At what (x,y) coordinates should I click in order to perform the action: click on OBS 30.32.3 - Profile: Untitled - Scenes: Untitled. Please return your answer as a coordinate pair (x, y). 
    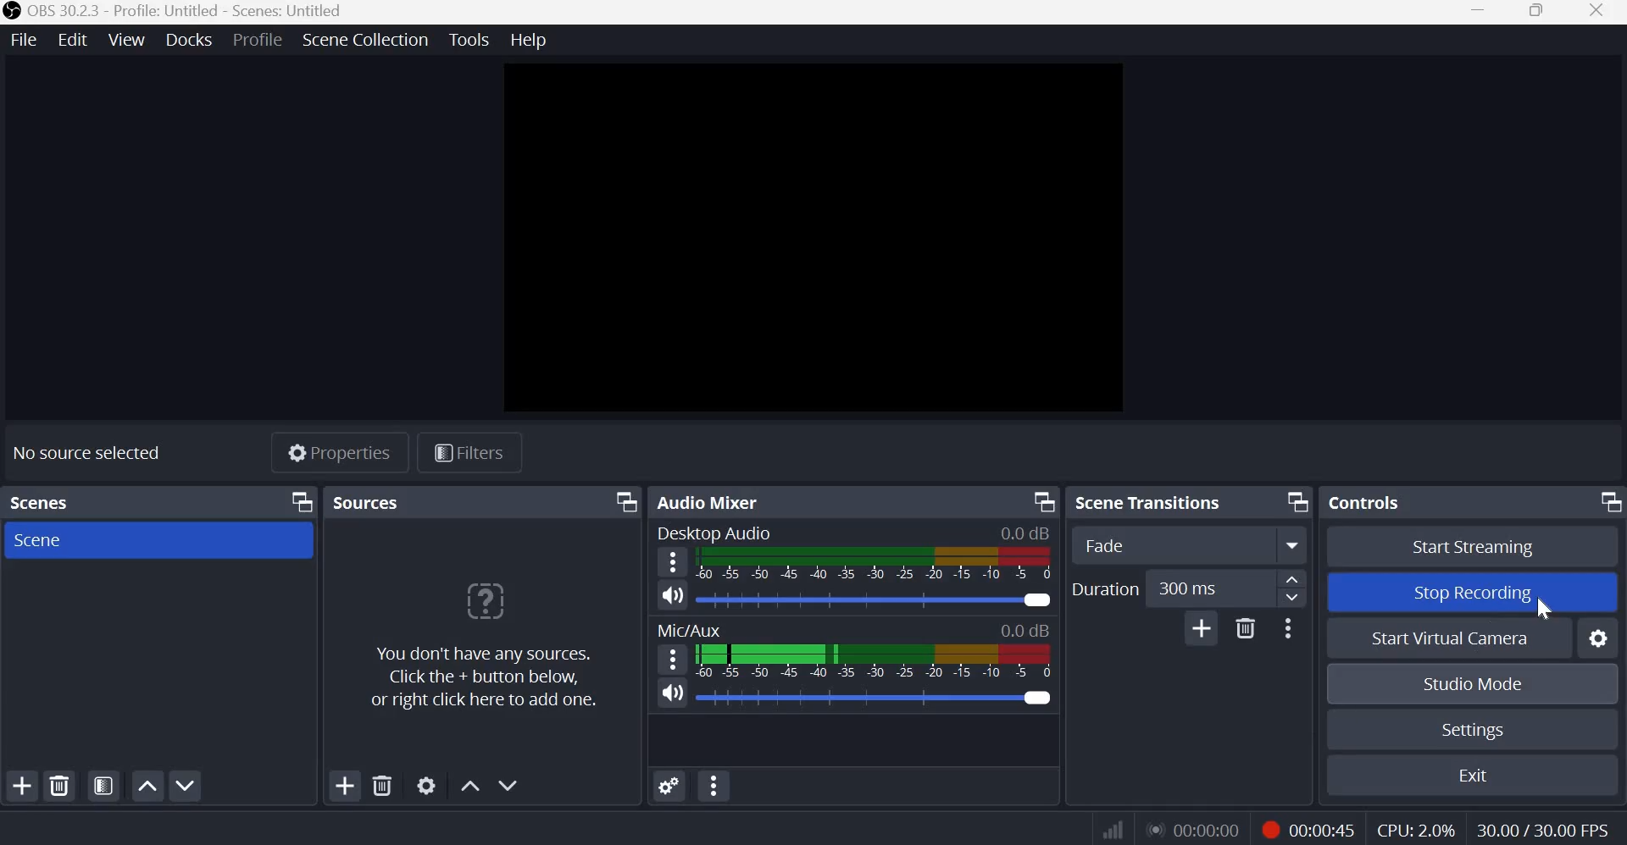
    Looking at the image, I should click on (185, 12).